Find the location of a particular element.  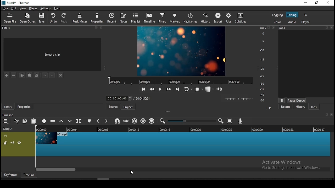

export is located at coordinates (219, 18).